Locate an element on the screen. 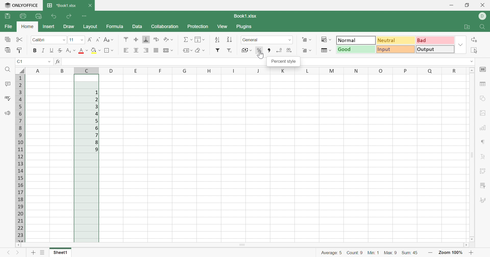 This screenshot has width=490, height=257. Cell settings is located at coordinates (484, 70).